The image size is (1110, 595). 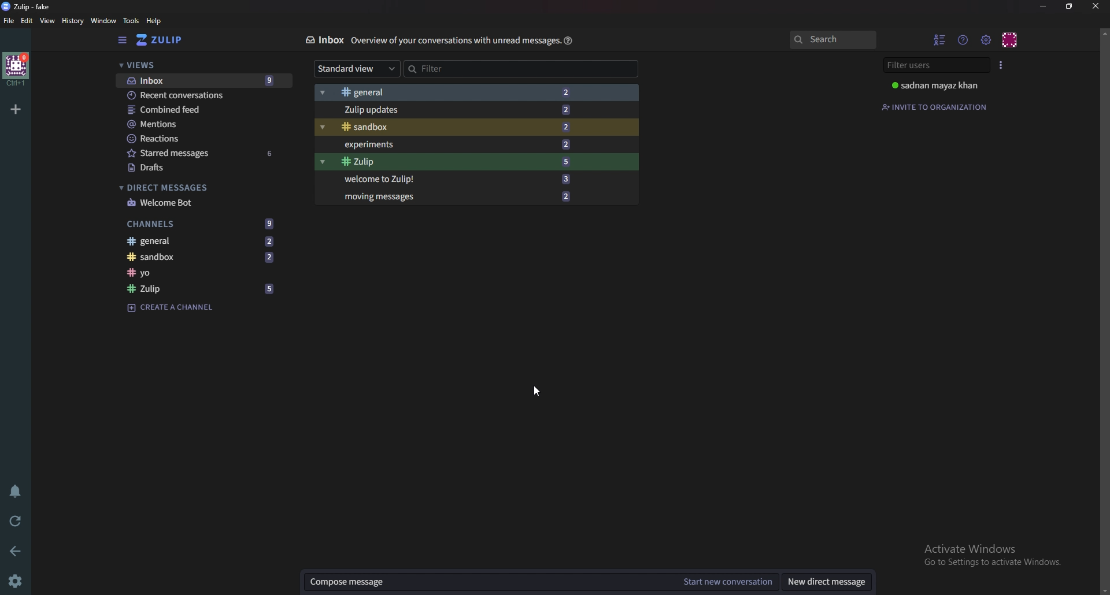 What do you see at coordinates (357, 69) in the screenshot?
I see `Standard view` at bounding box center [357, 69].